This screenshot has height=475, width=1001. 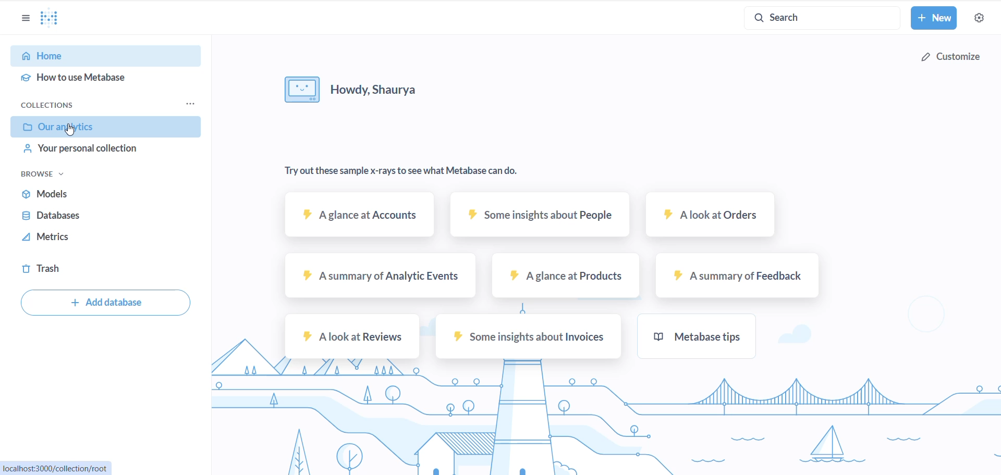 I want to click on models, so click(x=82, y=195).